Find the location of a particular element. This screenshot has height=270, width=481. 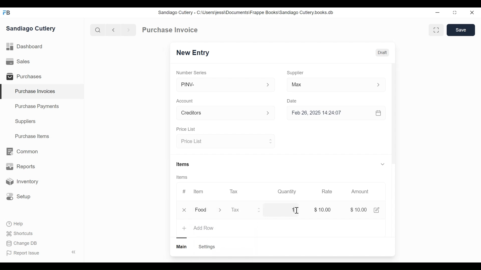

$0.00 is located at coordinates (359, 210).